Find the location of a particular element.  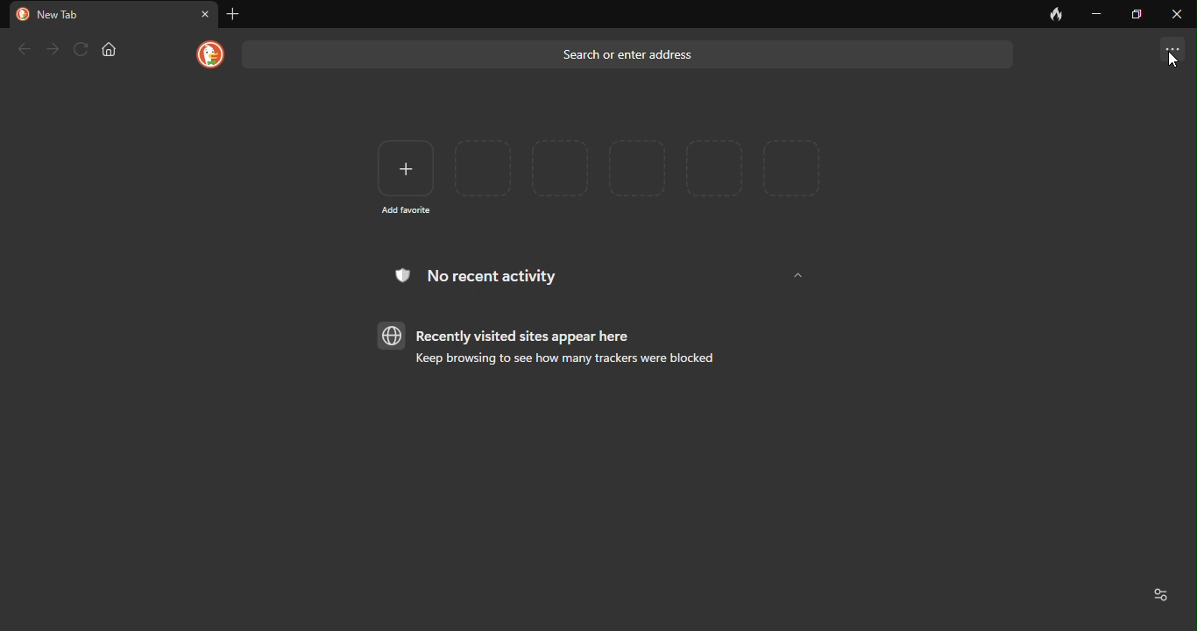

search or enter address is located at coordinates (628, 53).